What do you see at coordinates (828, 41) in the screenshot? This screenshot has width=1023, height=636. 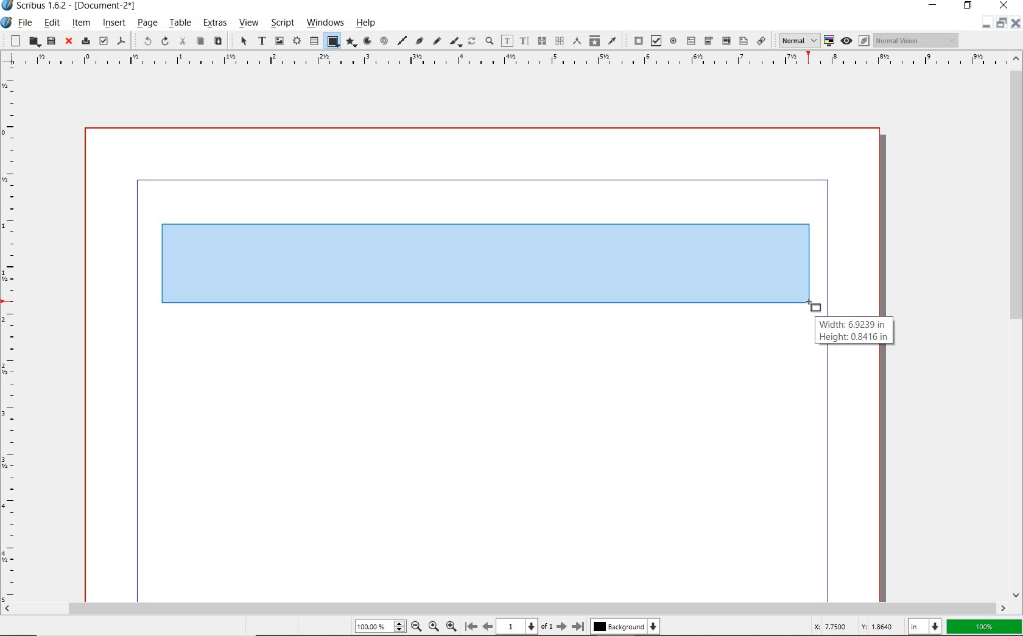 I see `toggle color` at bounding box center [828, 41].